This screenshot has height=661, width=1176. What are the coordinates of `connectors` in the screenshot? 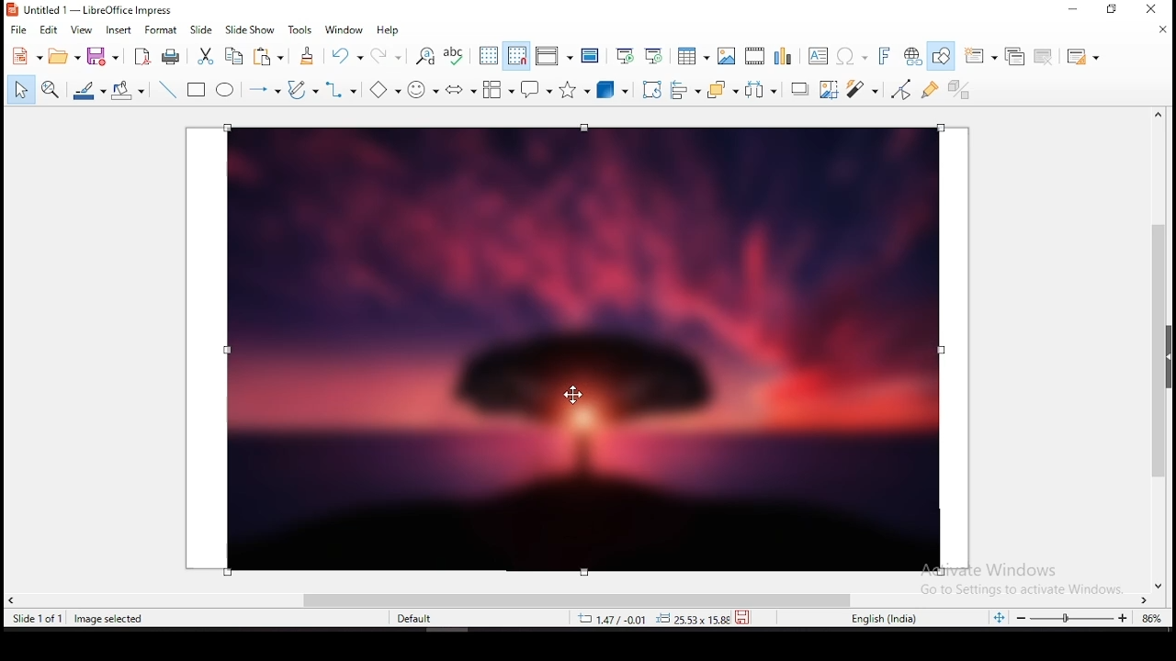 It's located at (342, 91).